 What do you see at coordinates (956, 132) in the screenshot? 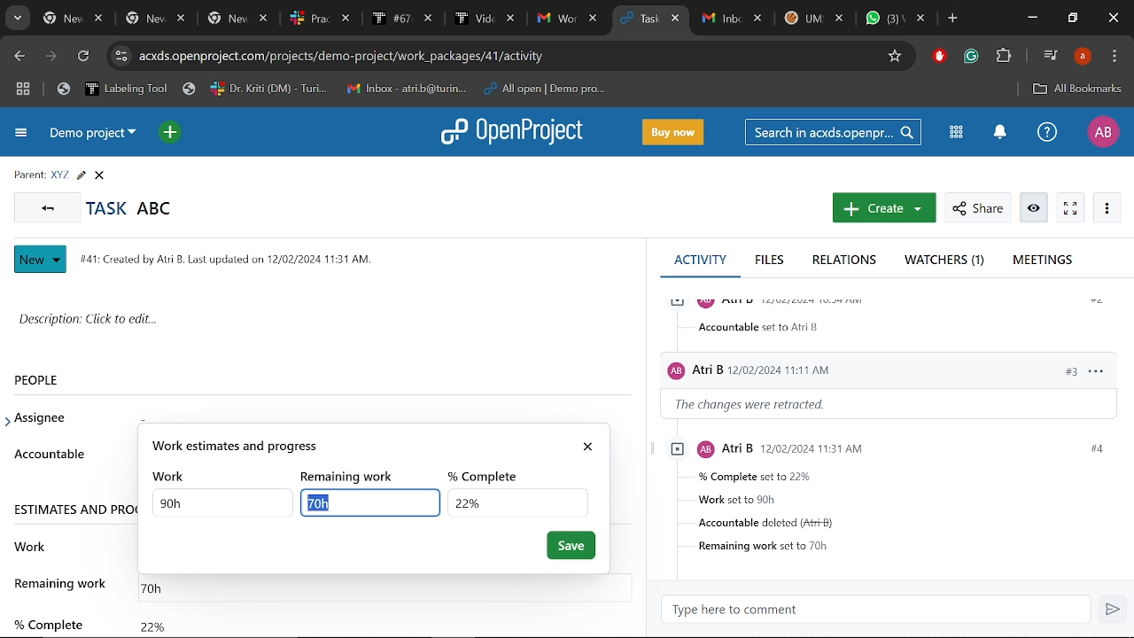
I see `Modules` at bounding box center [956, 132].